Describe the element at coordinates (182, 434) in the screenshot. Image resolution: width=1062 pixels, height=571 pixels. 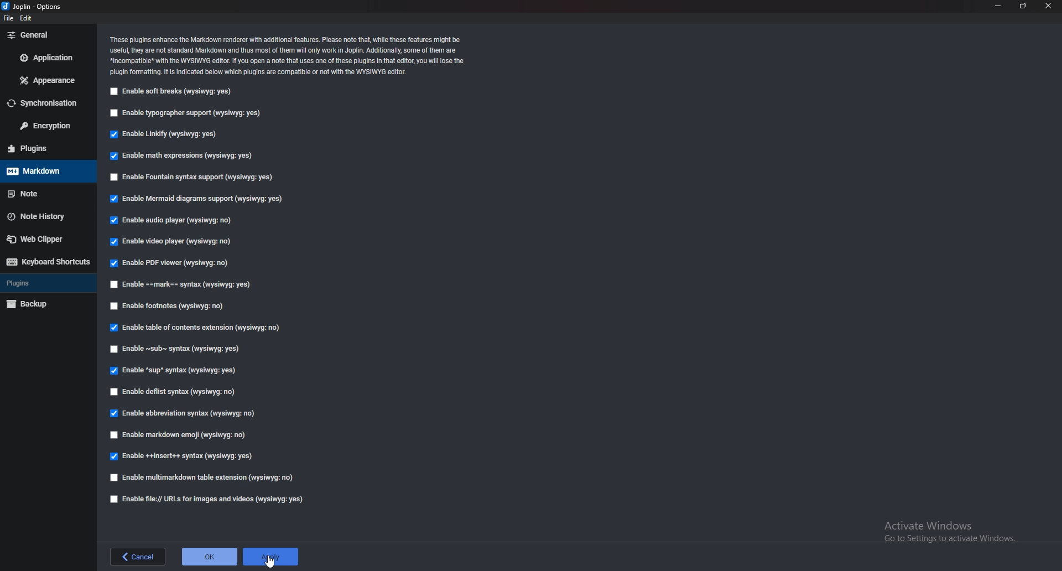
I see `enable Markdown Emoji` at that location.